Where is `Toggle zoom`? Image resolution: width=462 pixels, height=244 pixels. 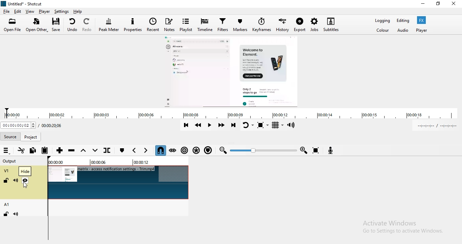
Toggle zoom is located at coordinates (261, 126).